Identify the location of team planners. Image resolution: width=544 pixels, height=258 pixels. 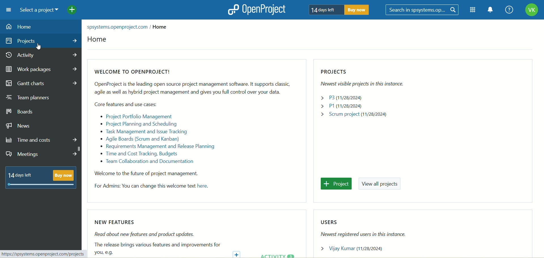
(28, 98).